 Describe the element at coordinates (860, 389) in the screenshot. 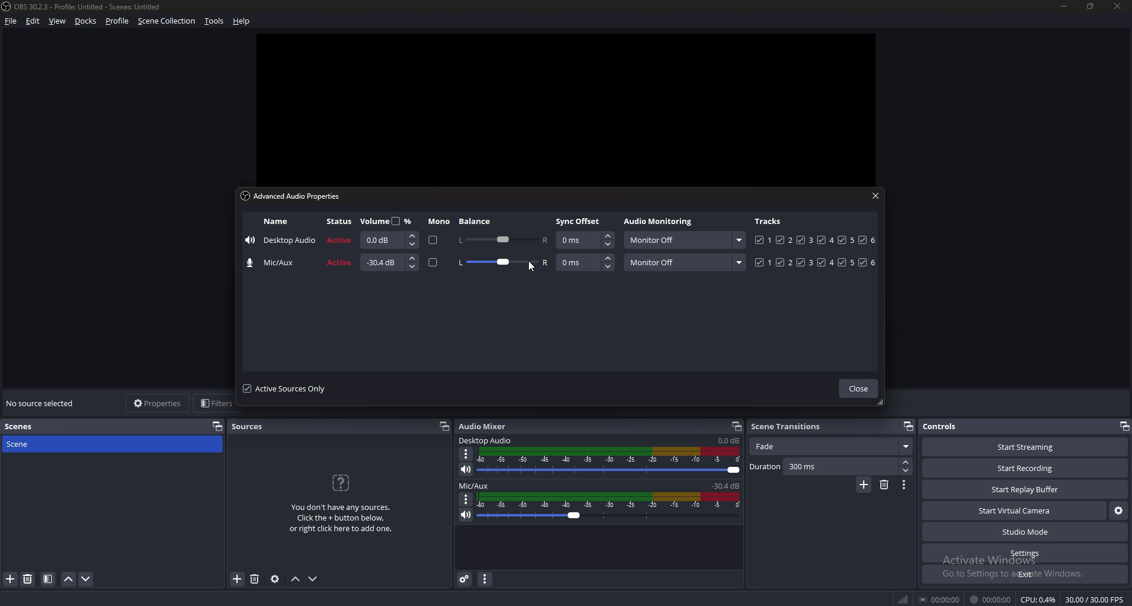

I see `close` at that location.